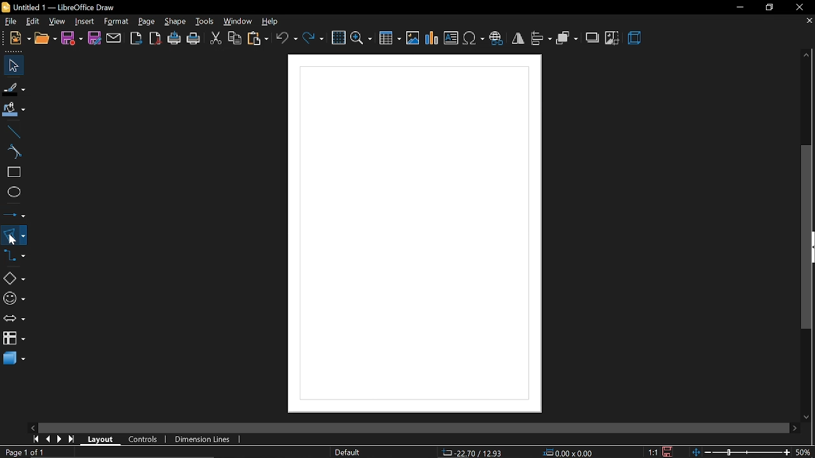 The image size is (815, 458). What do you see at coordinates (94, 39) in the screenshot?
I see `save as` at bounding box center [94, 39].